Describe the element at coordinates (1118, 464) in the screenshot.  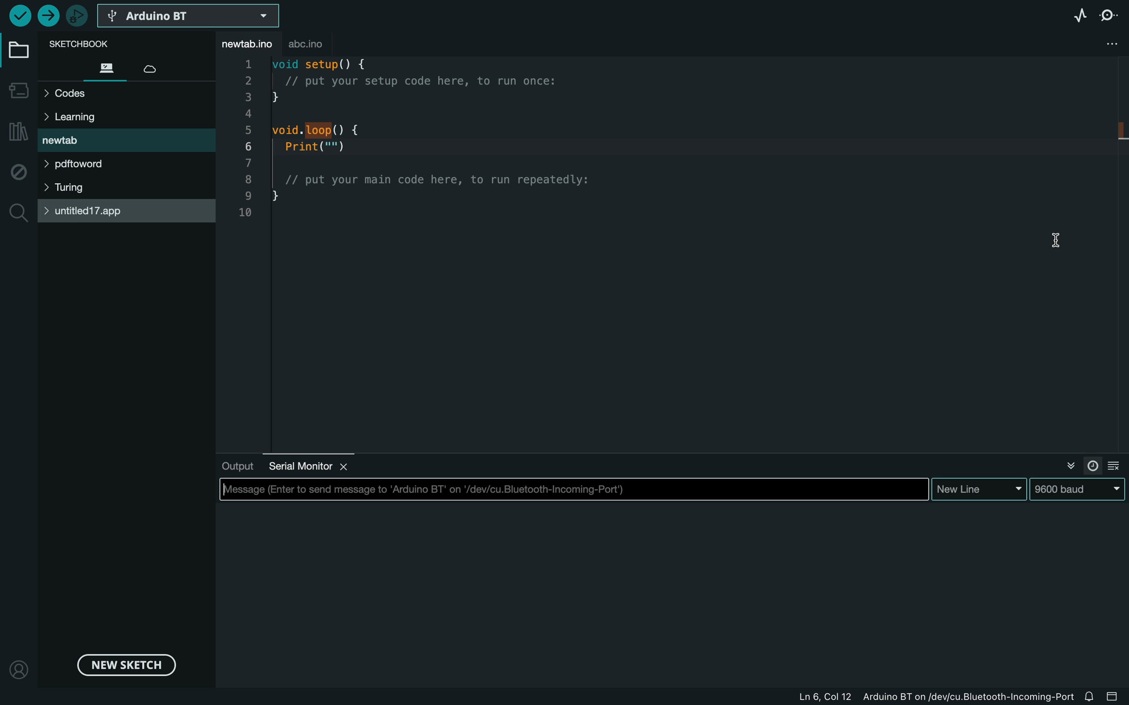
I see `clear` at that location.